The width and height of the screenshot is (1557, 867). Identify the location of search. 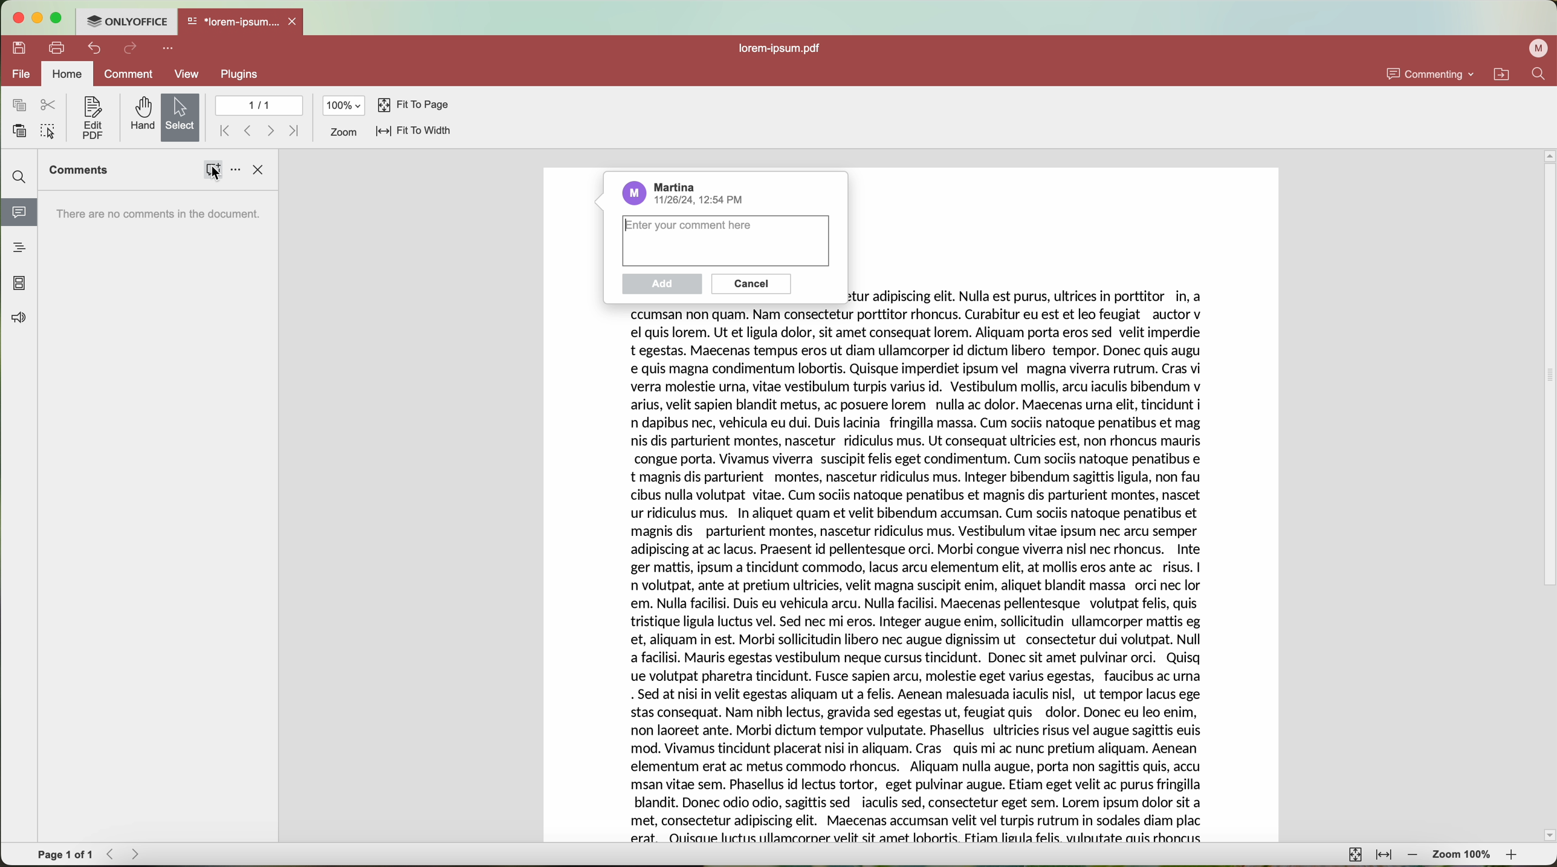
(1542, 73).